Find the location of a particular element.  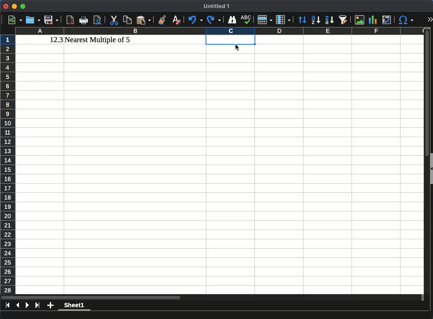

first sheet is located at coordinates (8, 305).